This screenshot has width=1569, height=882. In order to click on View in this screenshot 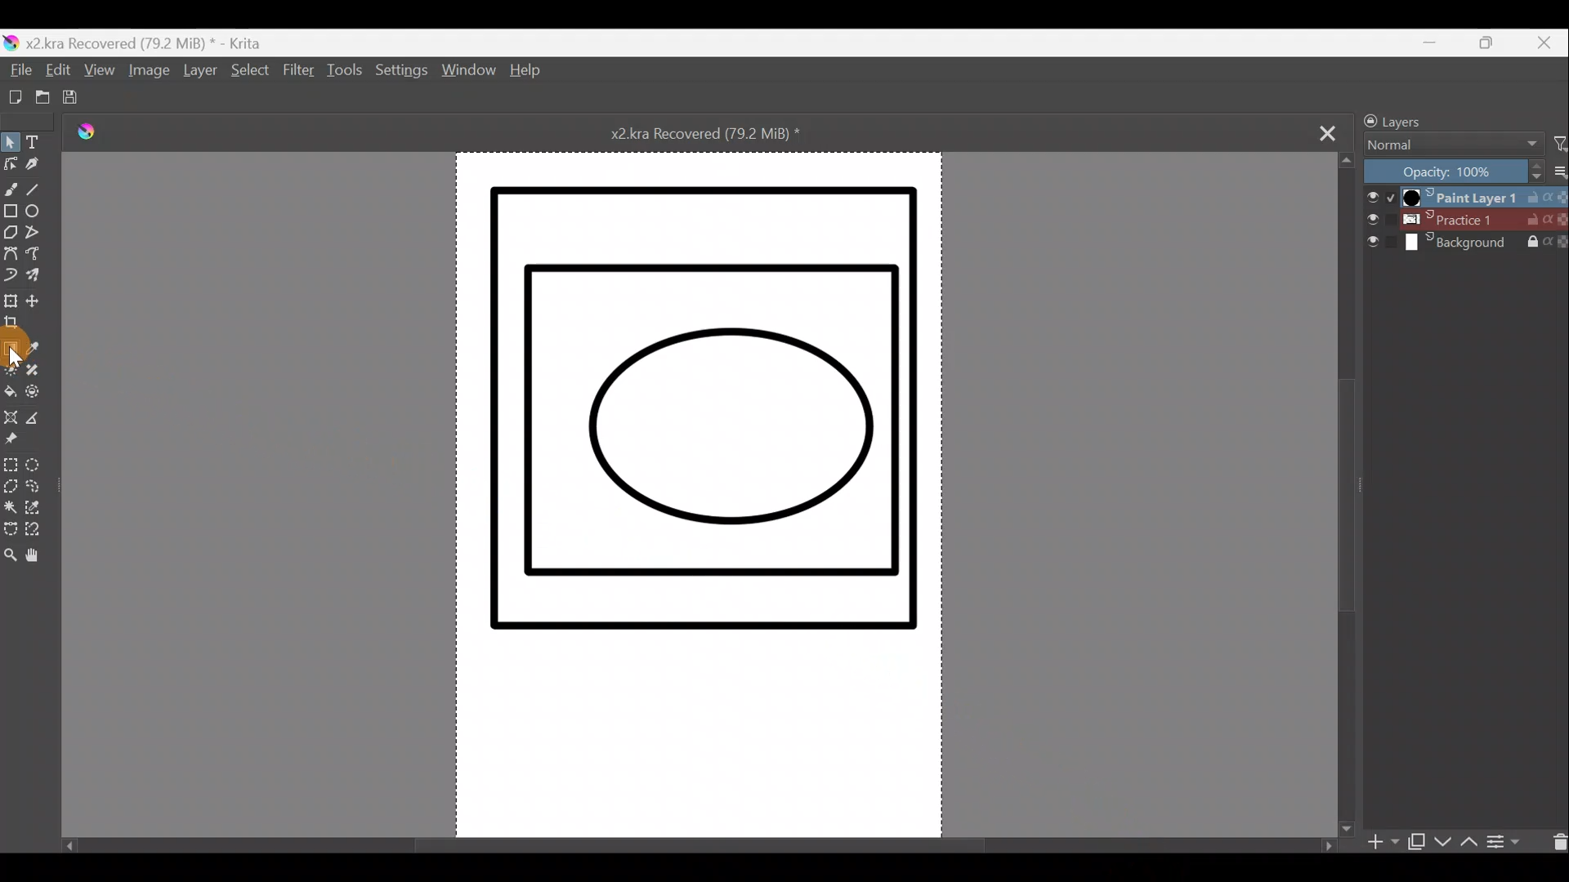, I will do `click(100, 74)`.